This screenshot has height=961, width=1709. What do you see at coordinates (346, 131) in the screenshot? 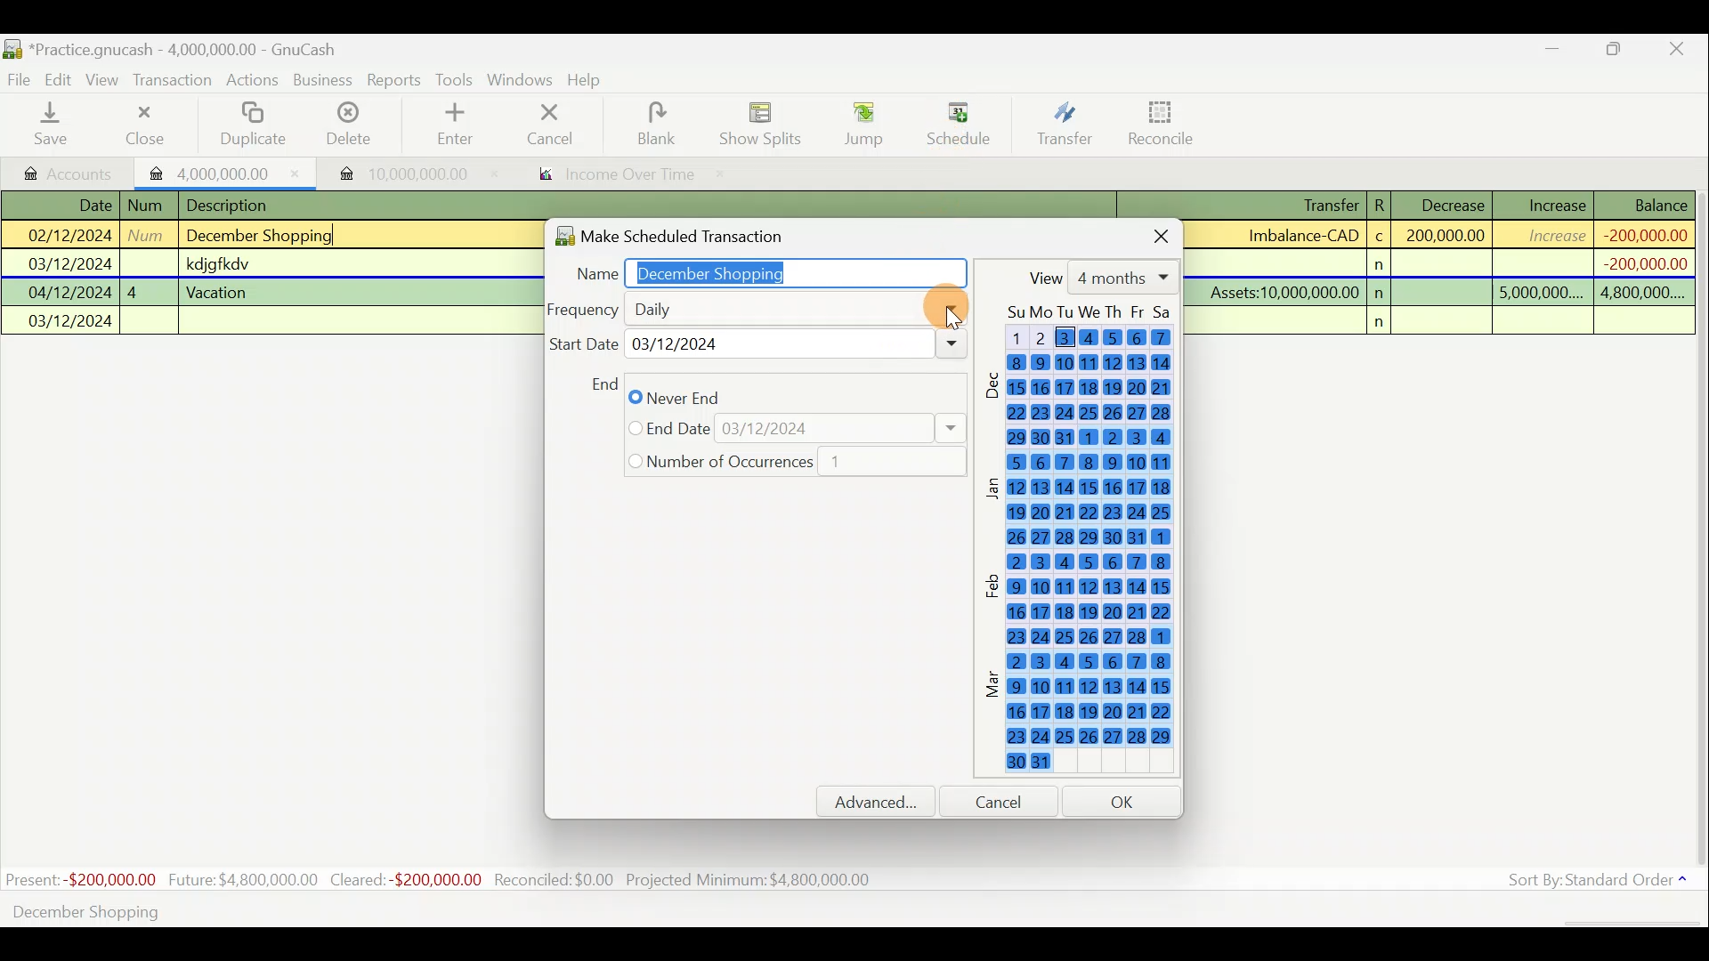
I see `Delete` at bounding box center [346, 131].